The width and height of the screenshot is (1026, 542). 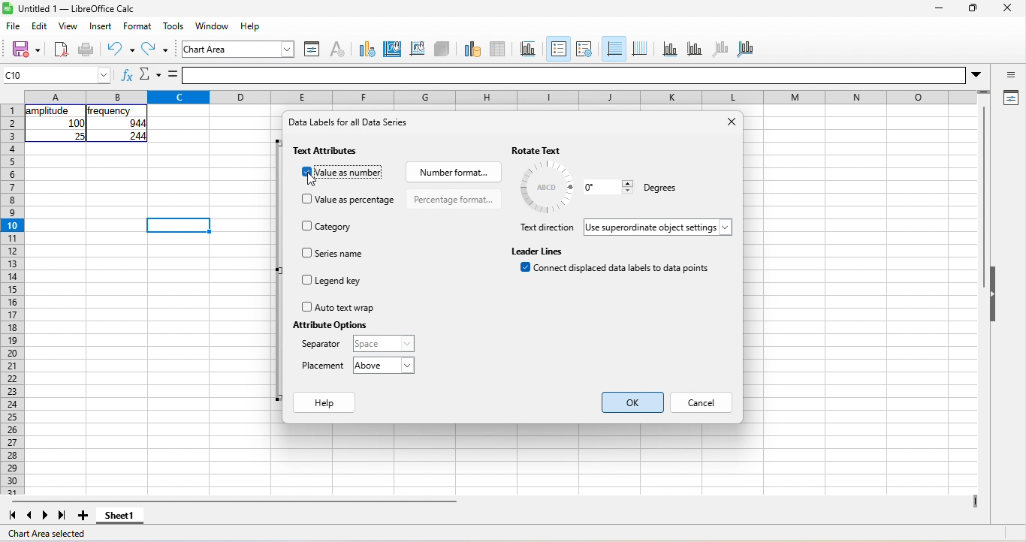 I want to click on vertical grids, so click(x=640, y=49).